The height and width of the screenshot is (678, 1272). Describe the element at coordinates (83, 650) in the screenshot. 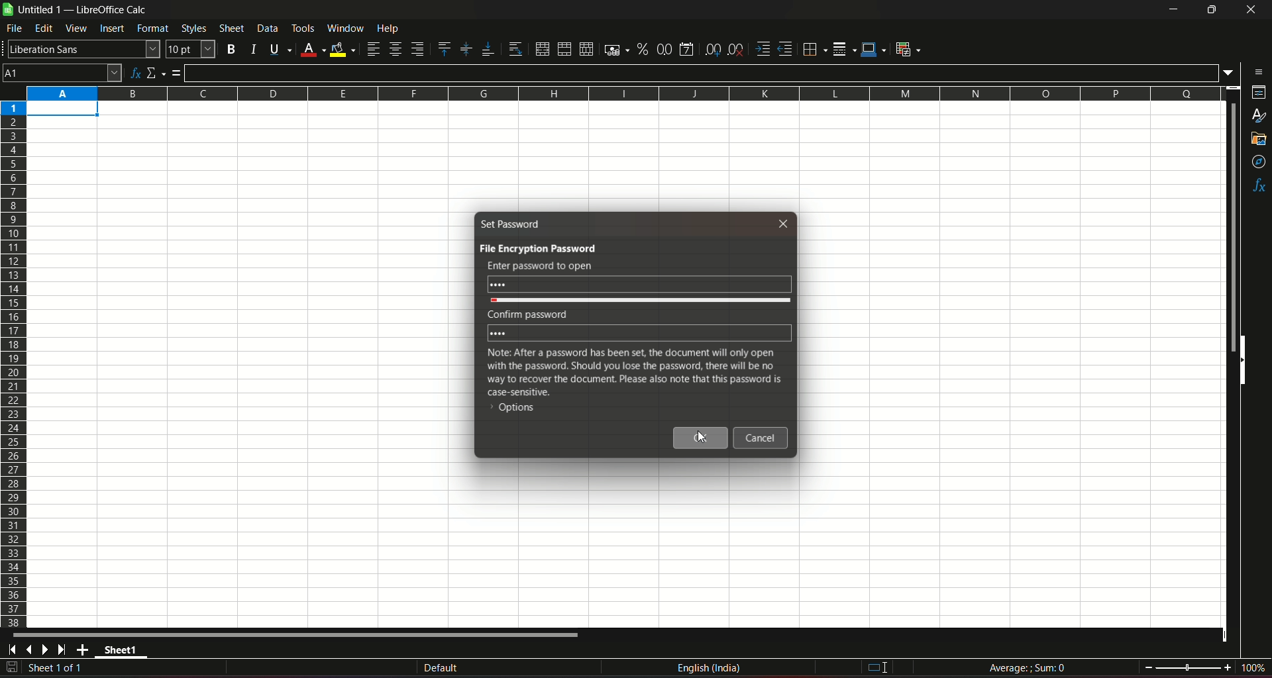

I see `add new sheet` at that location.